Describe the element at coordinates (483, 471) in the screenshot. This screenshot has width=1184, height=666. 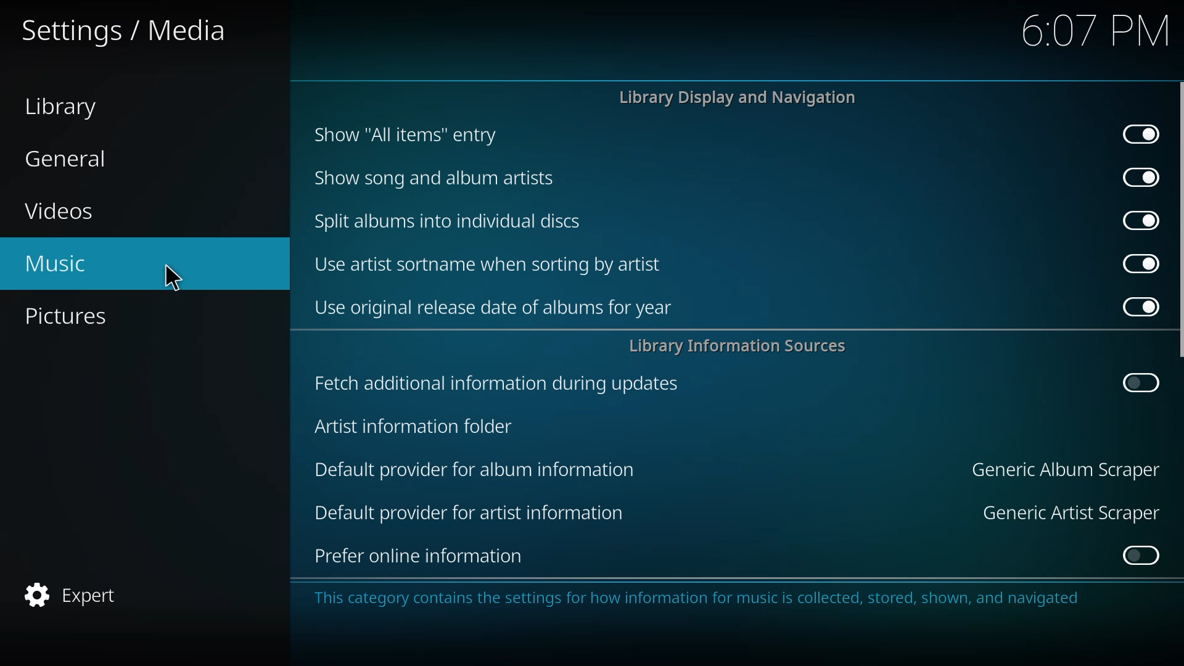
I see `default provider for album information` at that location.